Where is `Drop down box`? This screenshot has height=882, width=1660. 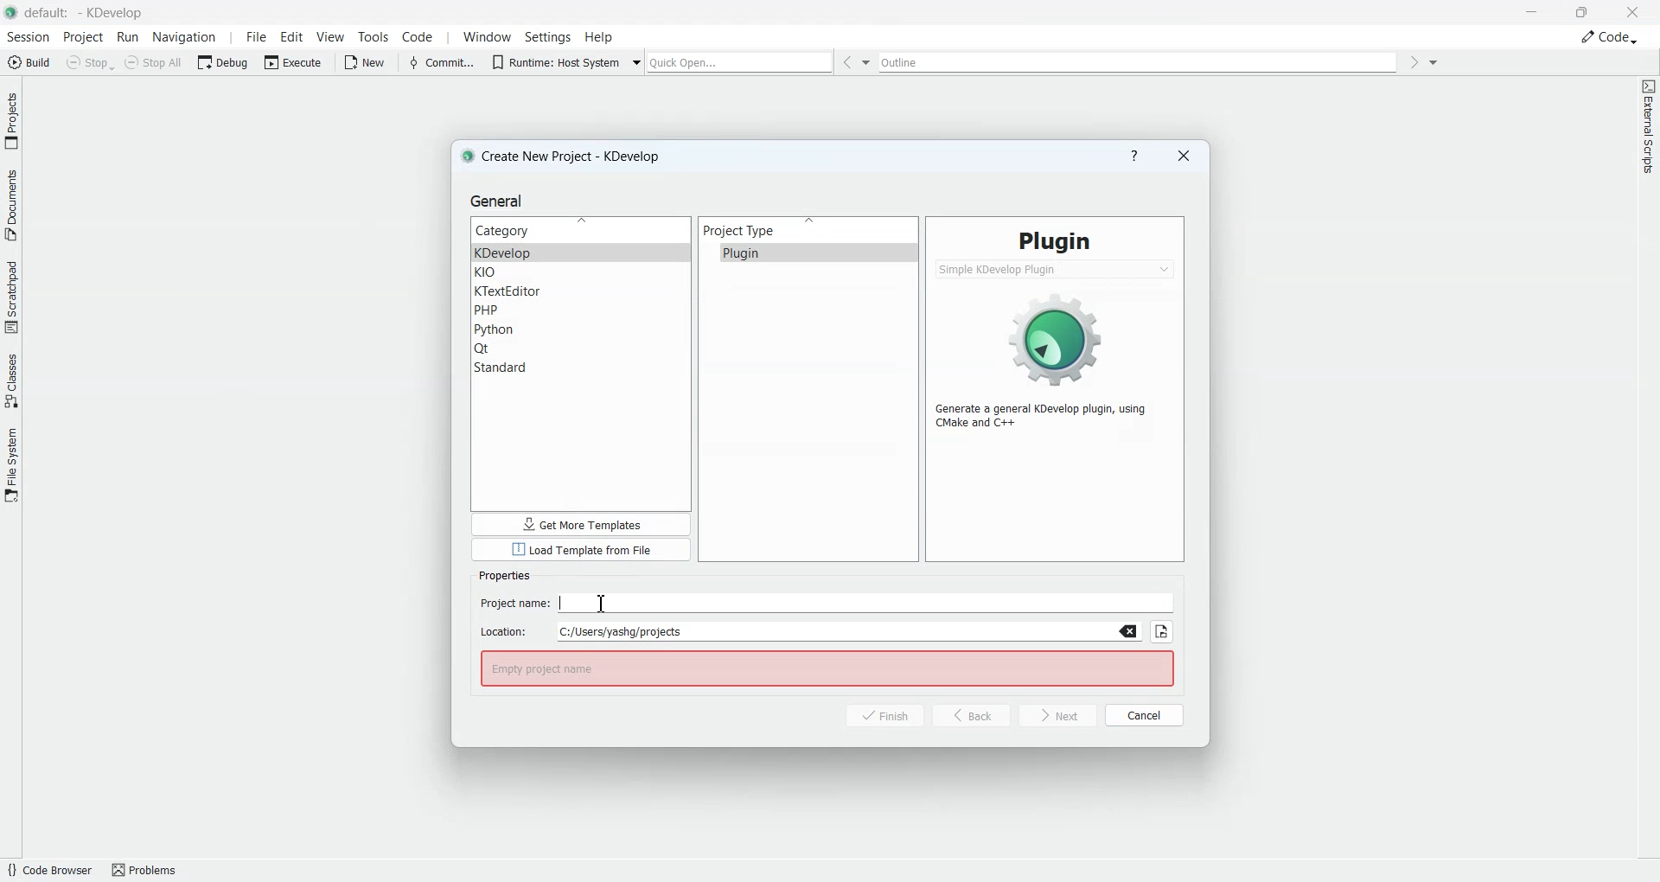
Drop down box is located at coordinates (869, 62).